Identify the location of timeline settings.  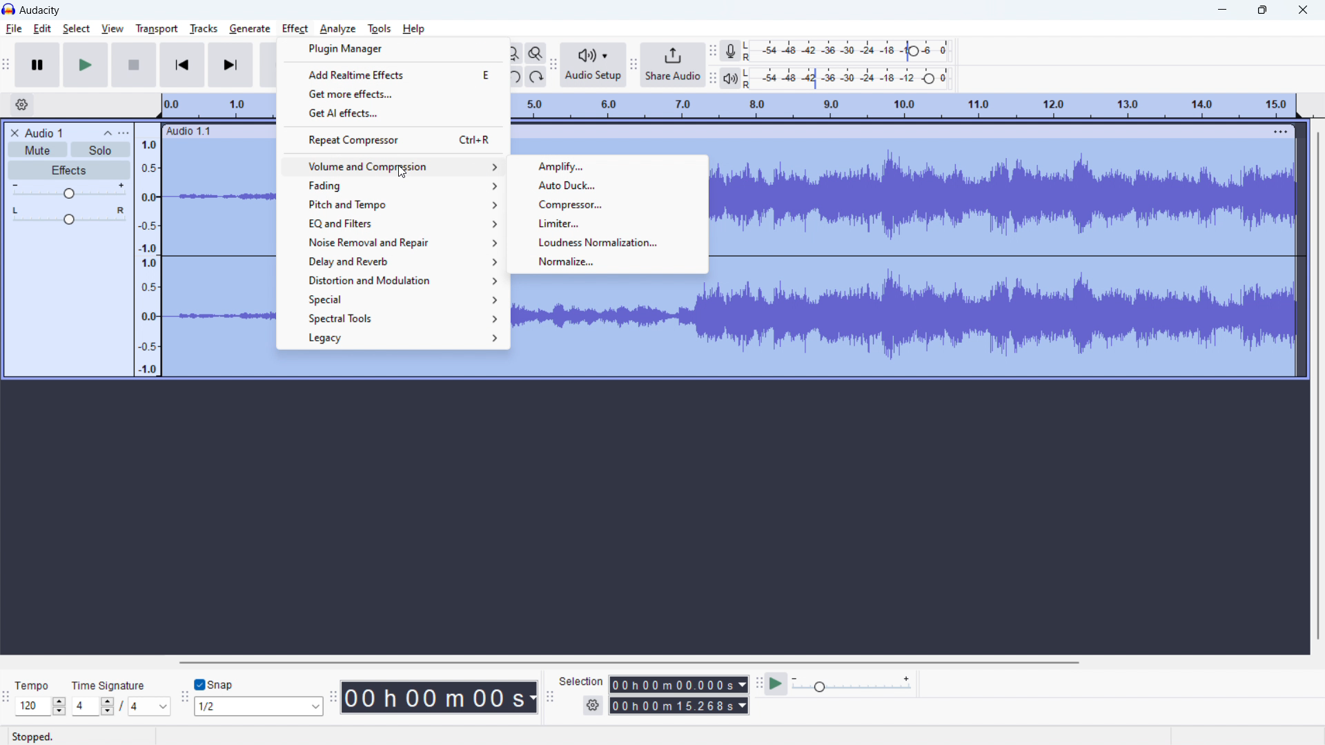
(22, 105).